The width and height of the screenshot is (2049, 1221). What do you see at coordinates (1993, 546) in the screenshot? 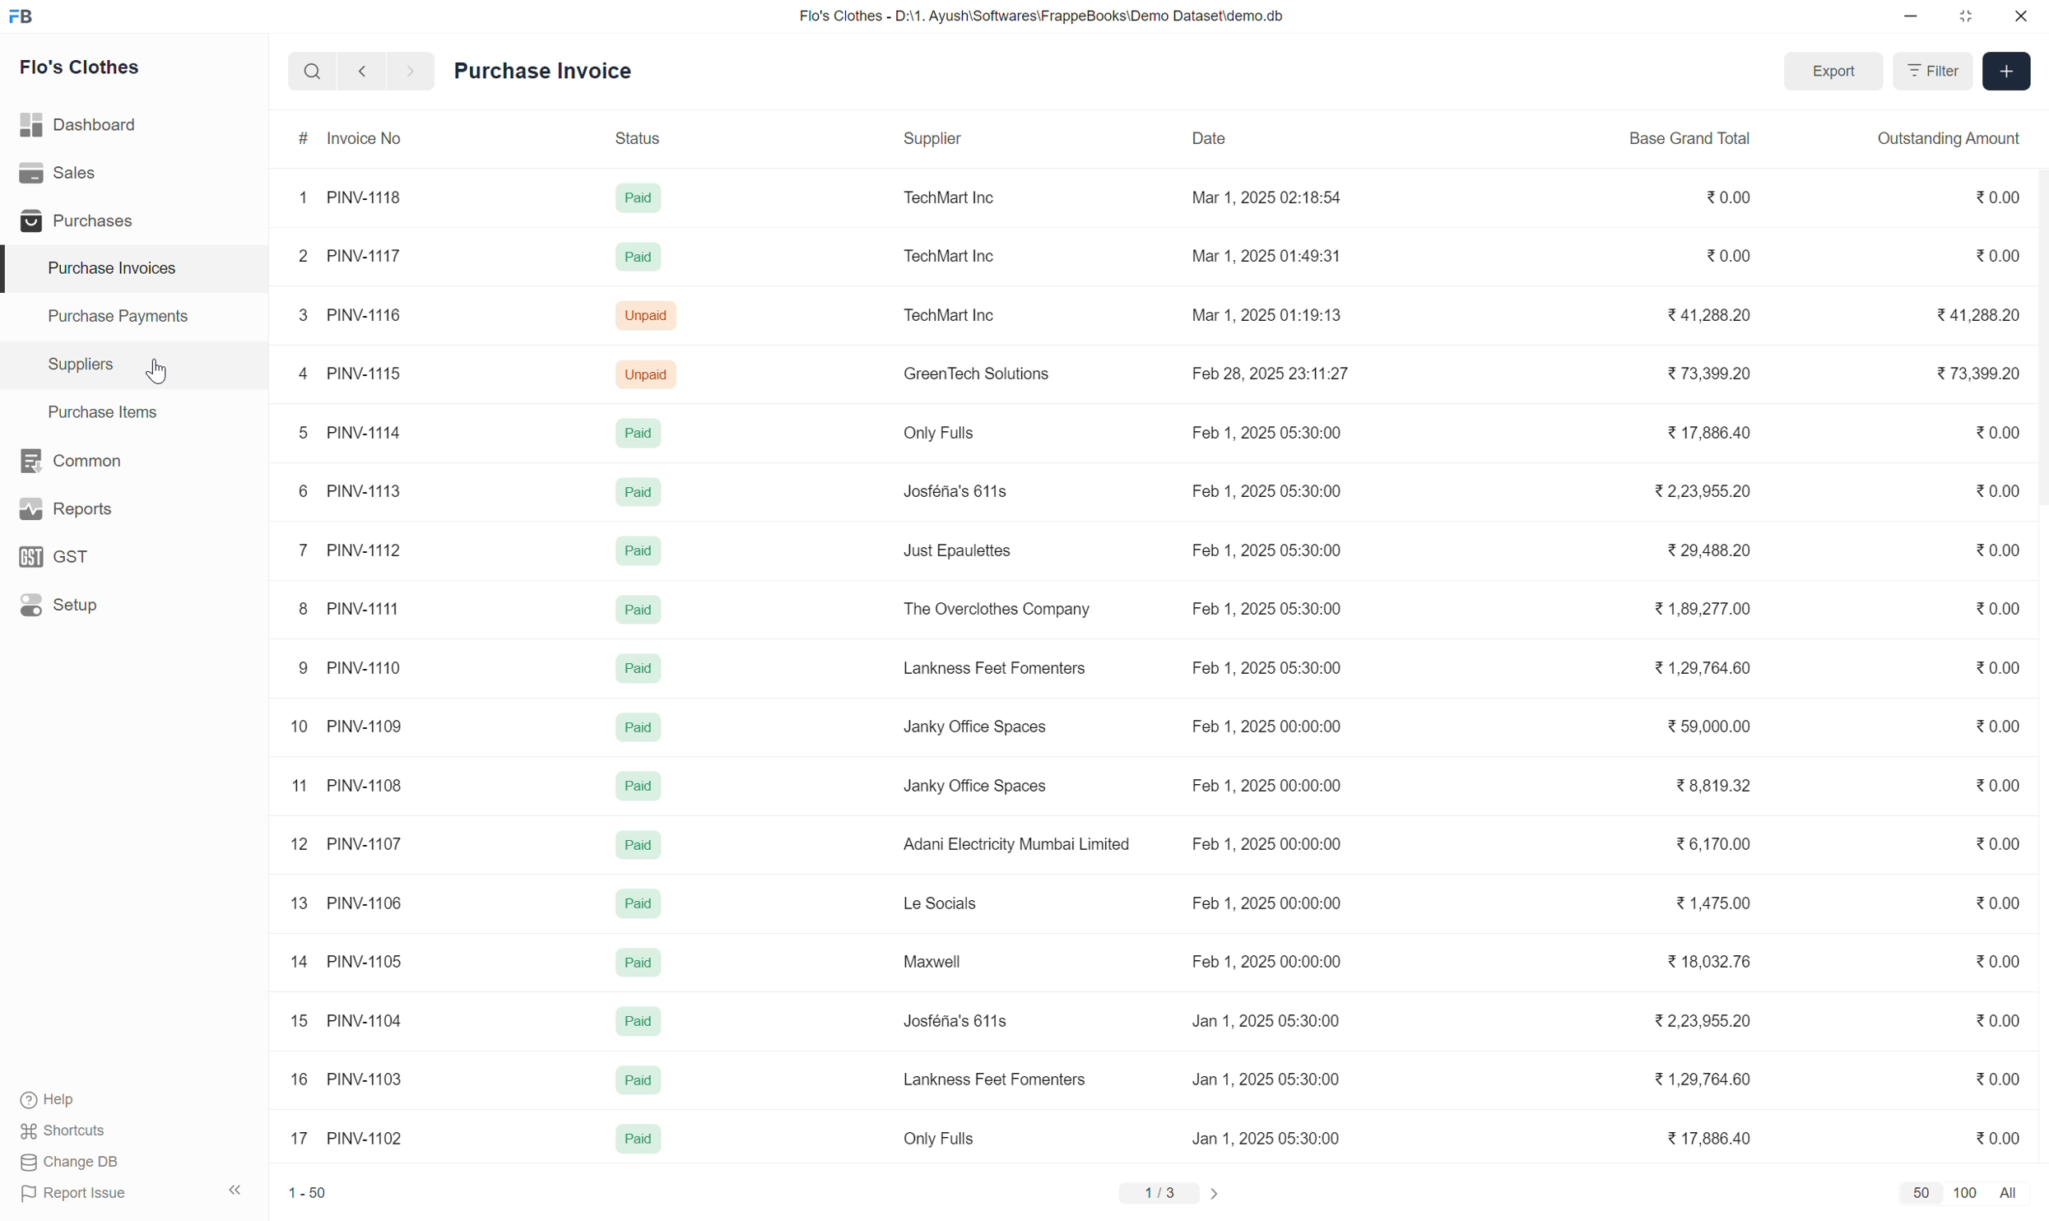
I see `20.00` at bounding box center [1993, 546].